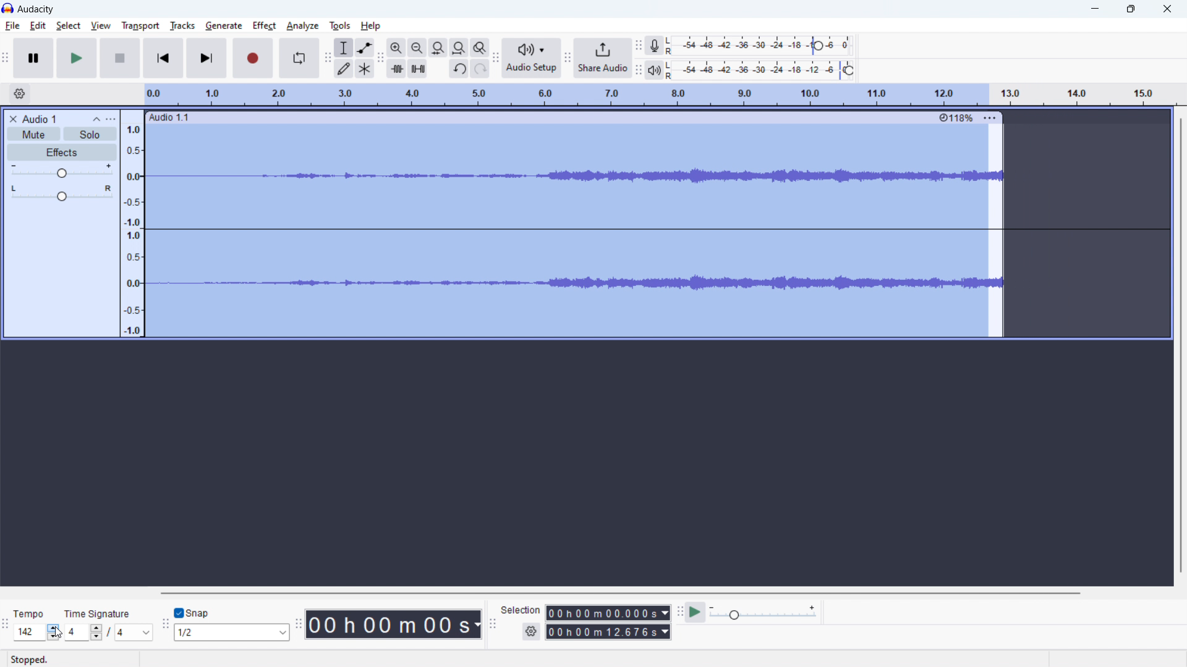 The height and width of the screenshot is (667, 1187). Describe the element at coordinates (164, 57) in the screenshot. I see `skip to start` at that location.